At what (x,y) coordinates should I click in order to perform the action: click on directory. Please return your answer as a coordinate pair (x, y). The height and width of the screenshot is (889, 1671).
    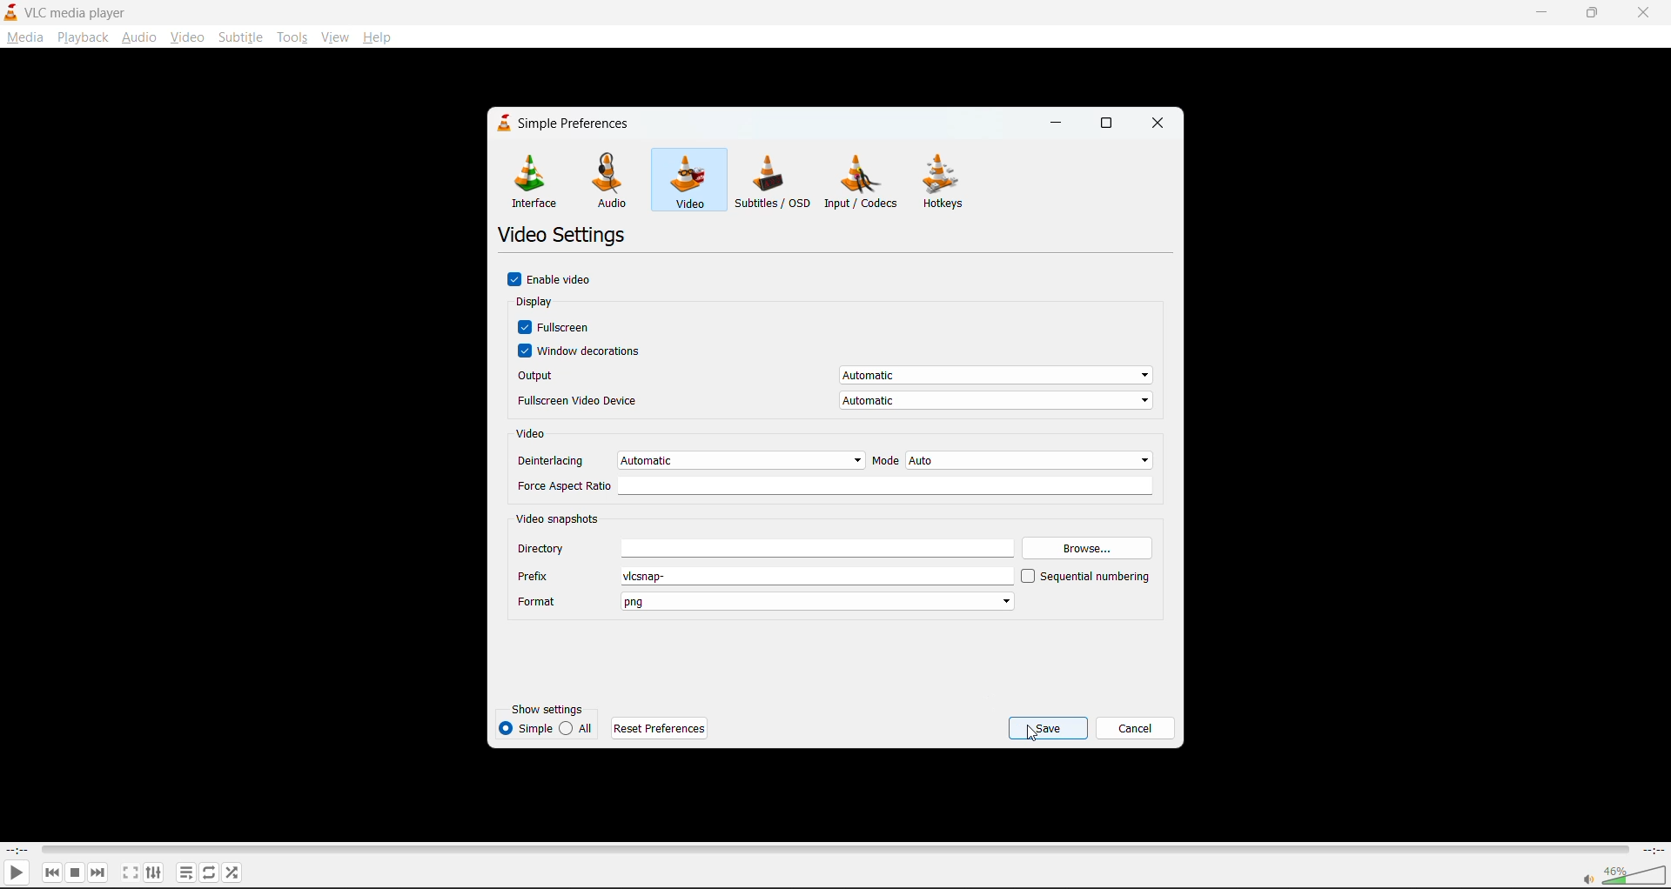
    Looking at the image, I should click on (768, 548).